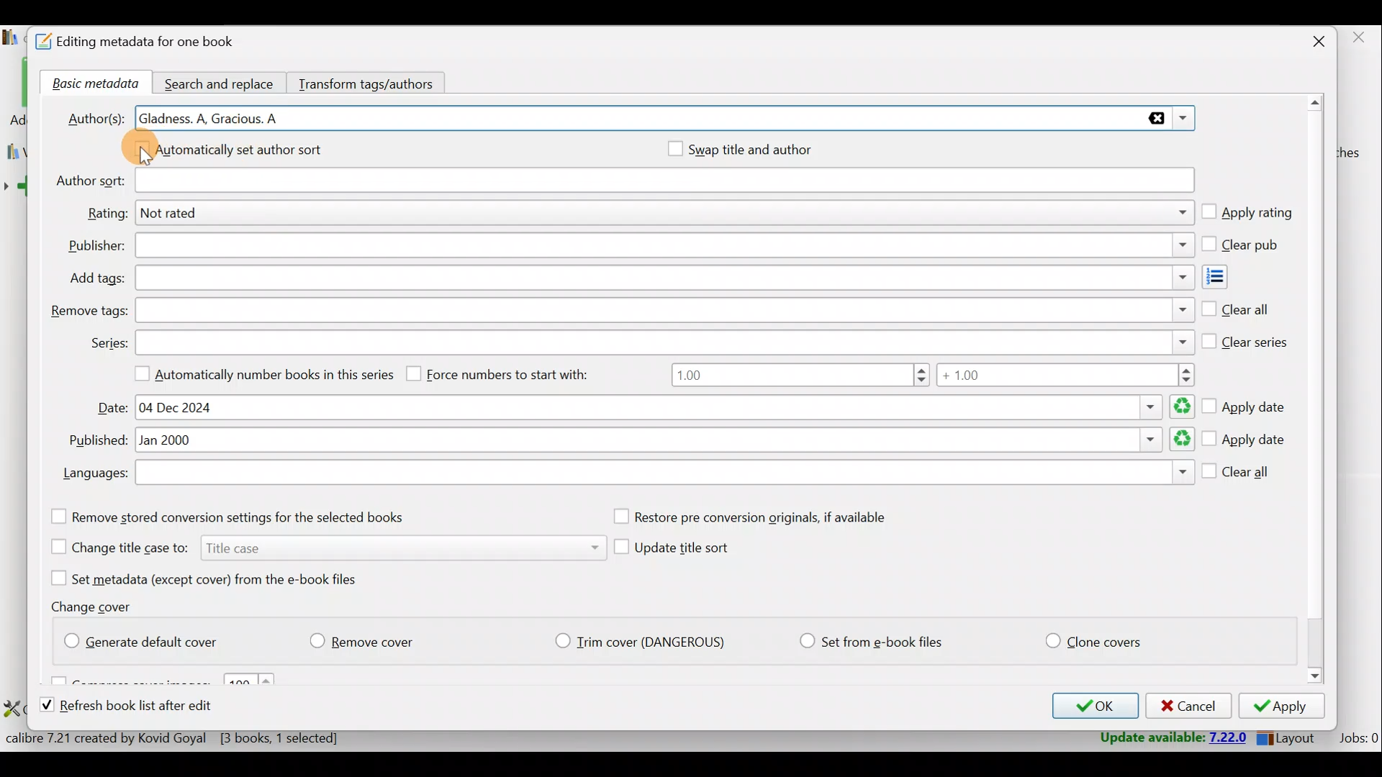 This screenshot has width=1382, height=777. Describe the element at coordinates (664, 181) in the screenshot. I see `Author sort` at that location.